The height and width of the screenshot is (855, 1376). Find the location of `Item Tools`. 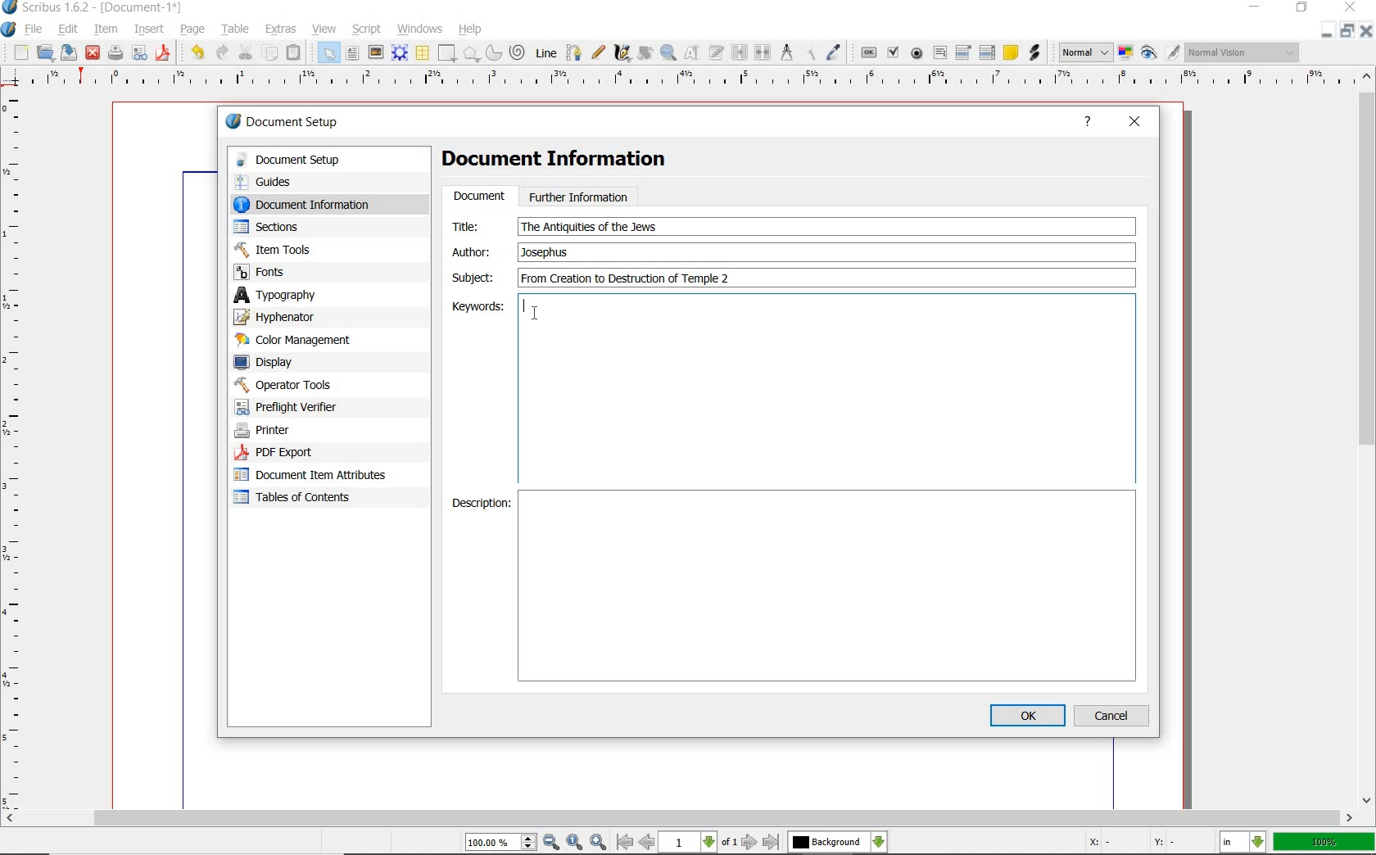

Item Tools is located at coordinates (310, 249).